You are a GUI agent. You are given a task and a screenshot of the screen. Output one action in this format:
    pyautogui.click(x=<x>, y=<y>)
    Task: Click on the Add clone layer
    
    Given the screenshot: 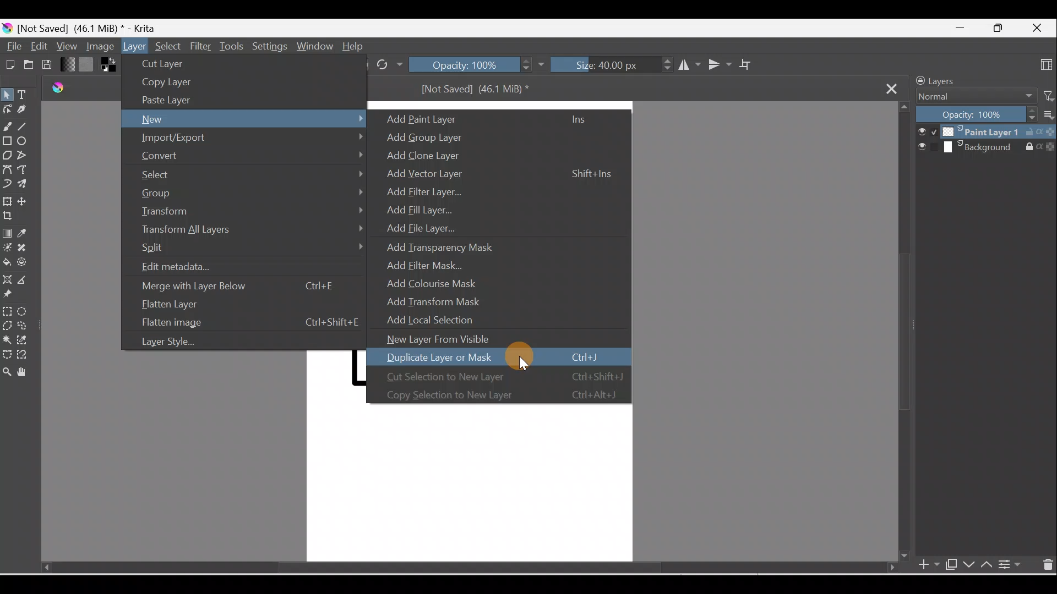 What is the action you would take?
    pyautogui.click(x=429, y=156)
    